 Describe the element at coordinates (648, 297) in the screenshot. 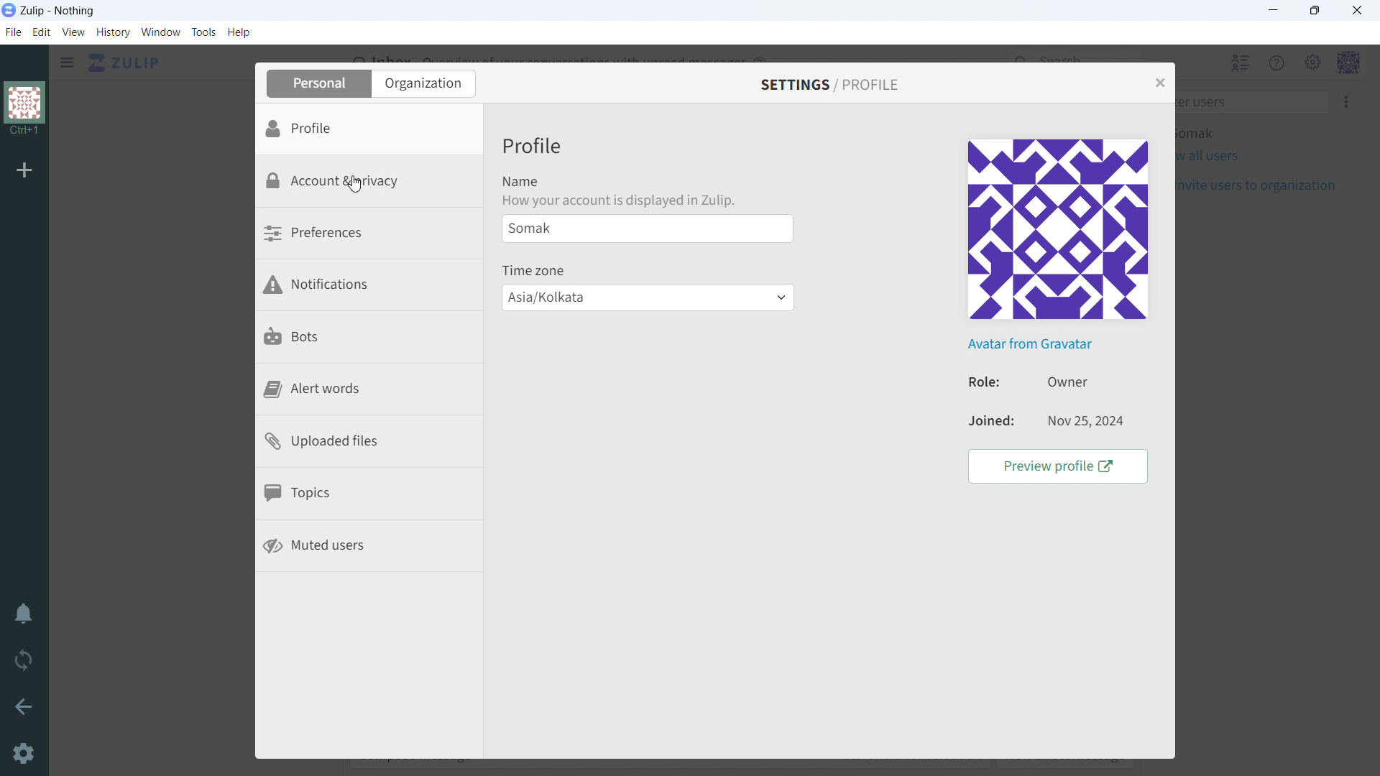

I see `timezone` at that location.